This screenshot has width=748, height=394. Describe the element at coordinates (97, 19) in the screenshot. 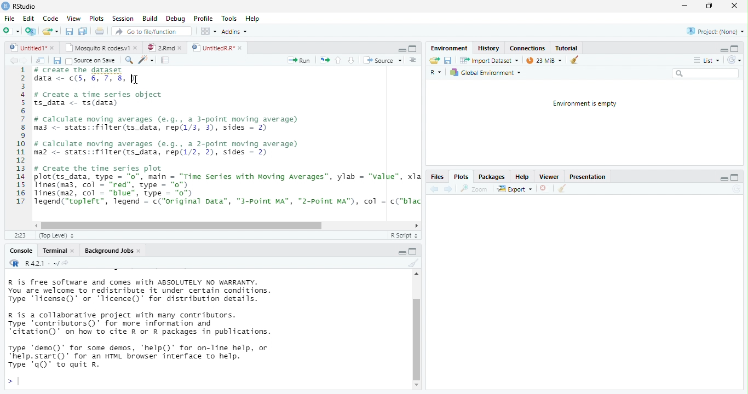

I see `Plots` at that location.